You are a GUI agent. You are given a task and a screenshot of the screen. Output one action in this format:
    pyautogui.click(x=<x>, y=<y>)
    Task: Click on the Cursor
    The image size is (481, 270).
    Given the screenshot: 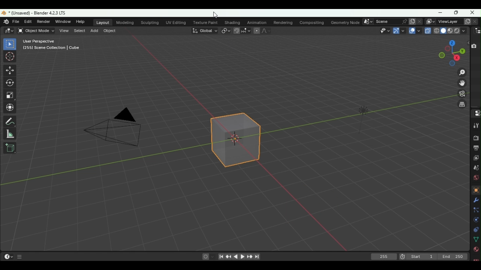 What is the action you would take?
    pyautogui.click(x=11, y=56)
    